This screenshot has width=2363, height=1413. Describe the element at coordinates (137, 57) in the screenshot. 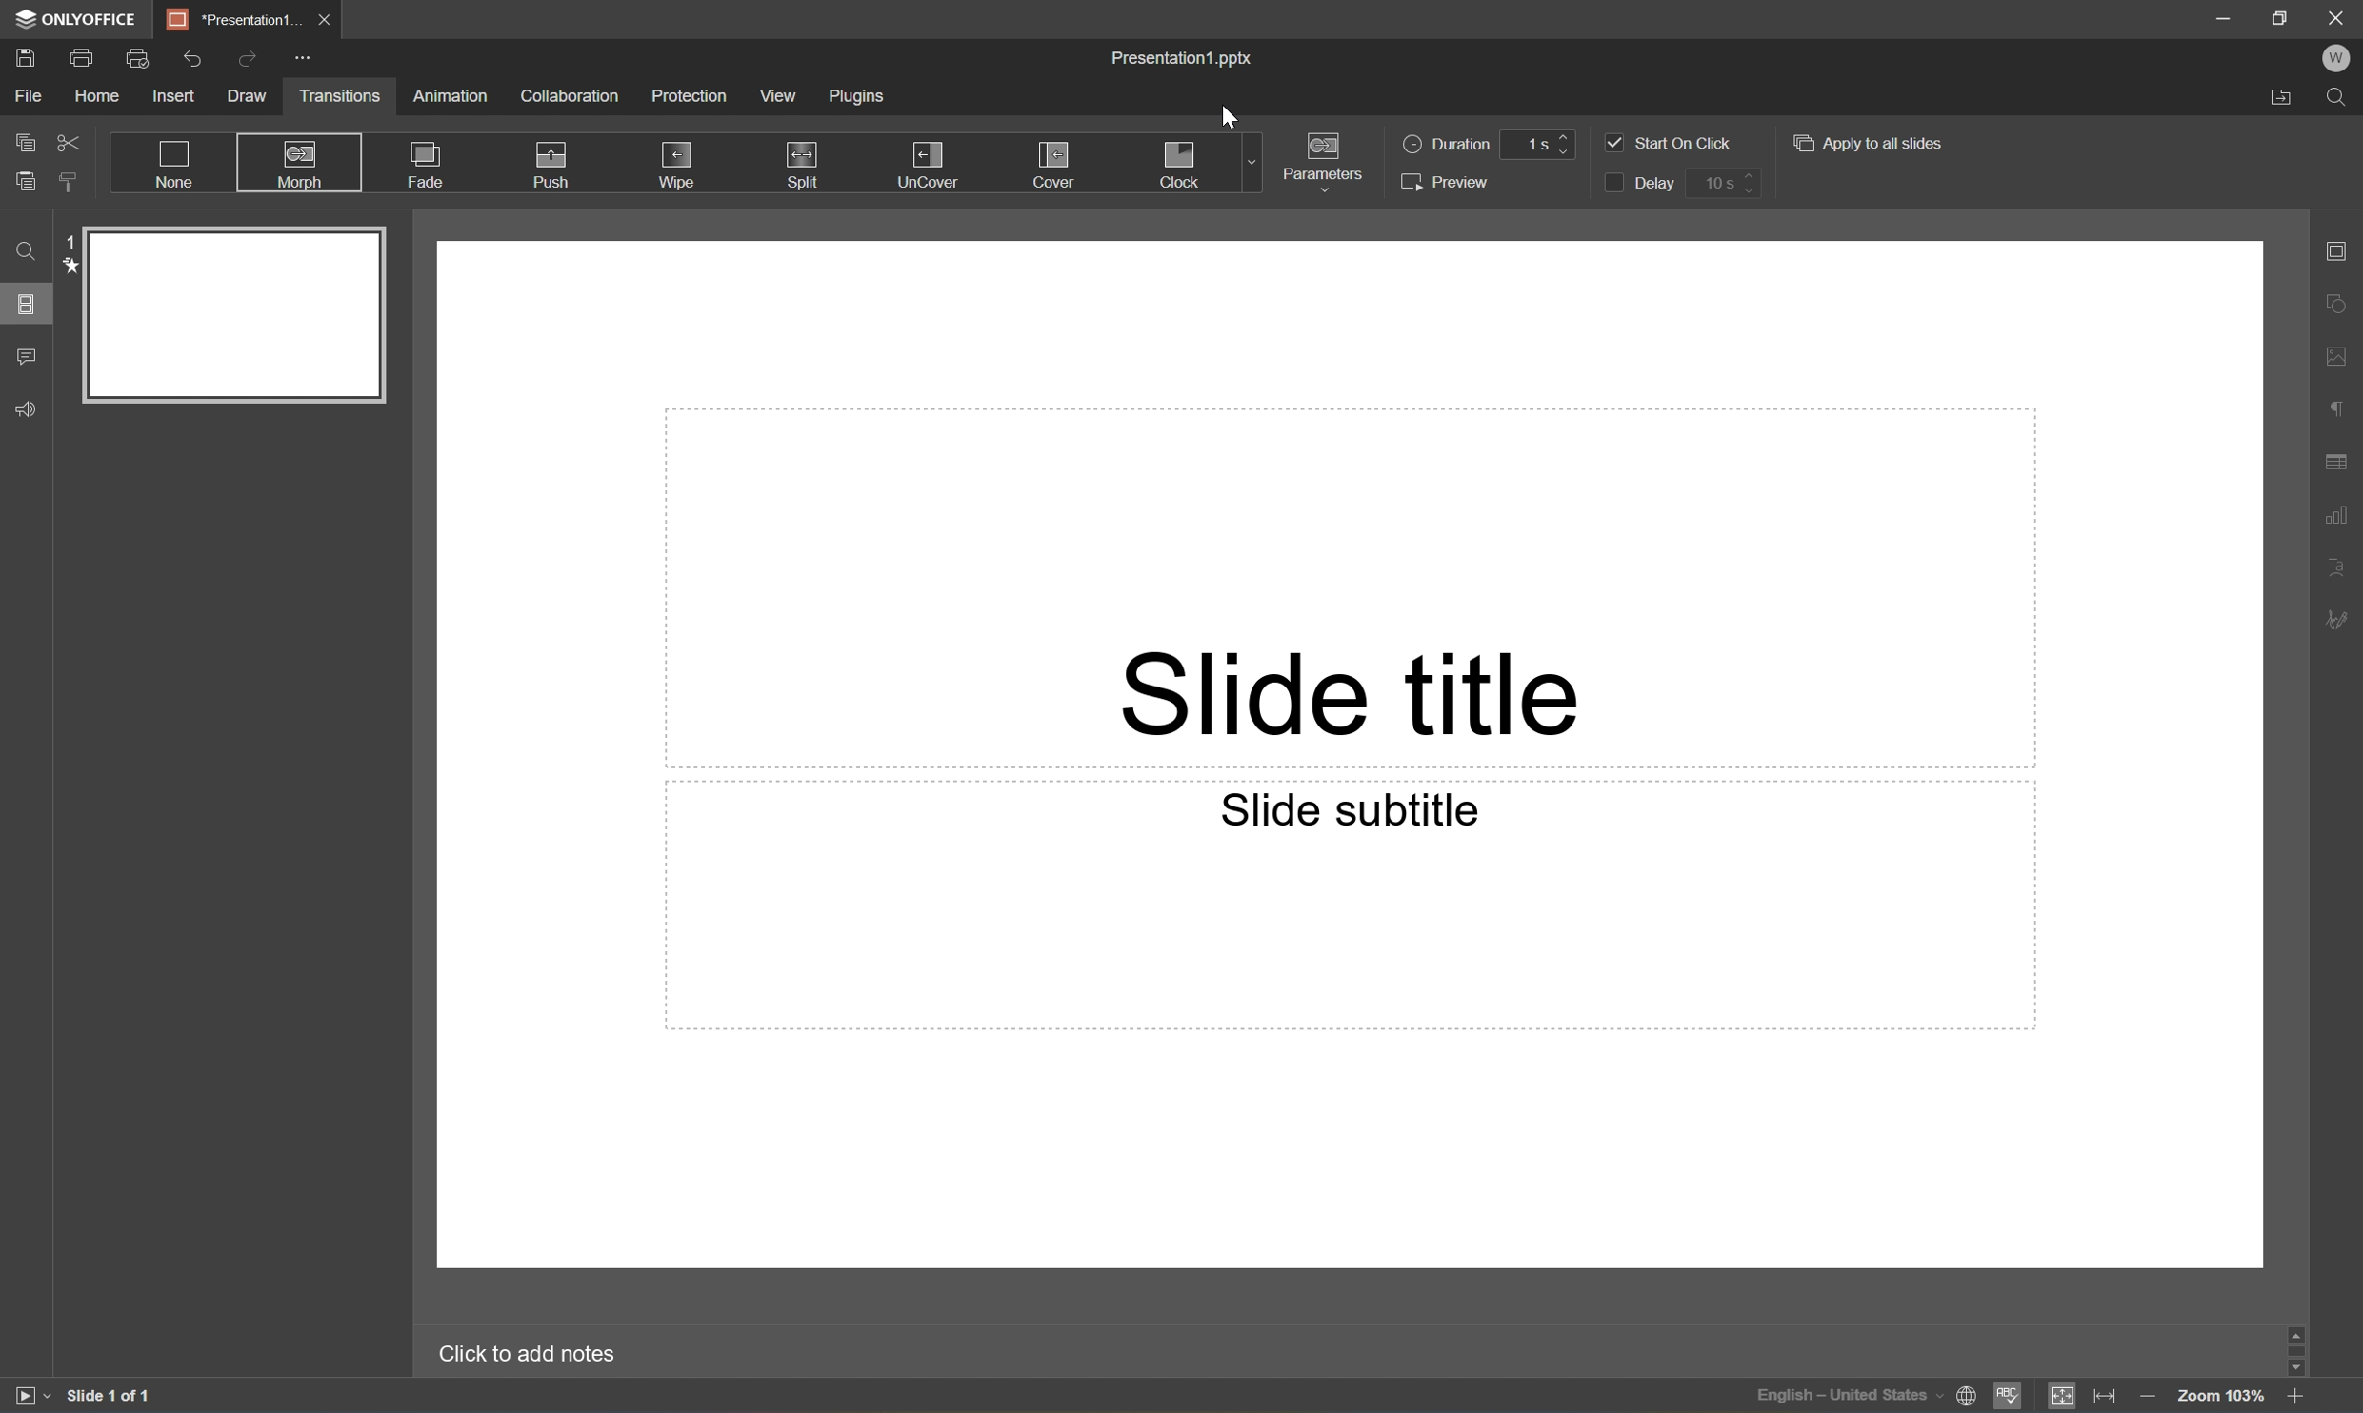

I see `Quick print` at that location.